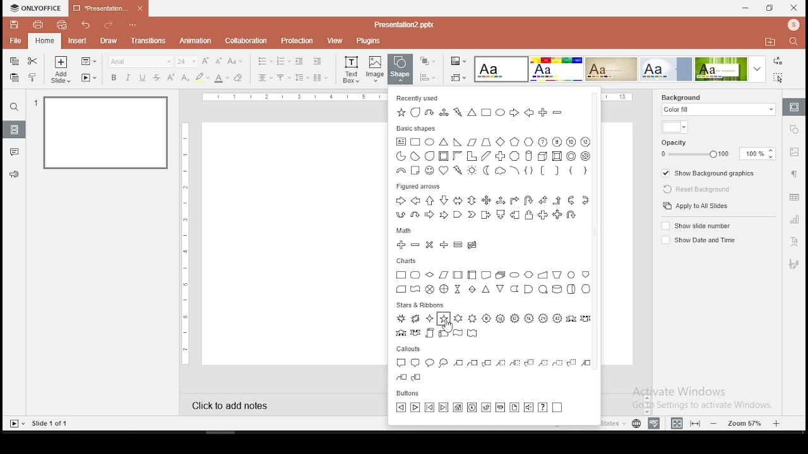  I want to click on theme, so click(666, 69).